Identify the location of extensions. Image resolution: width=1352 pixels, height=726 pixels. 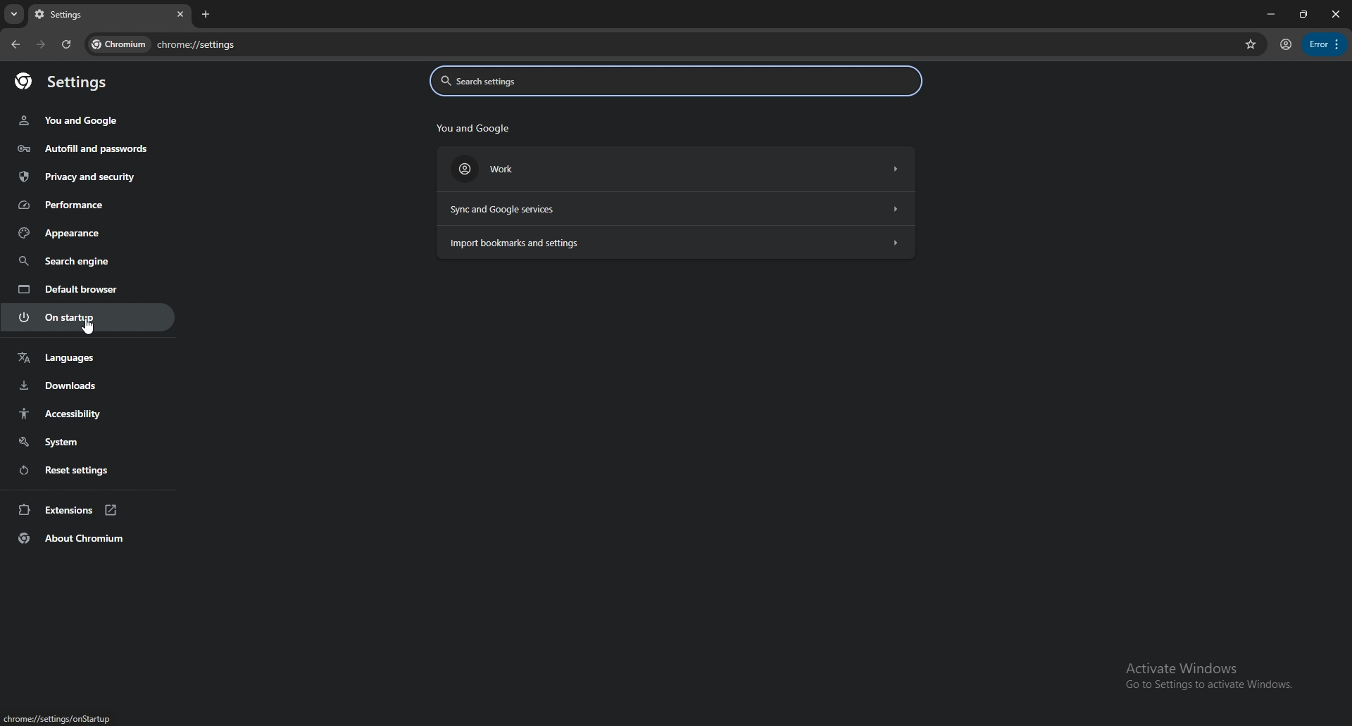
(89, 509).